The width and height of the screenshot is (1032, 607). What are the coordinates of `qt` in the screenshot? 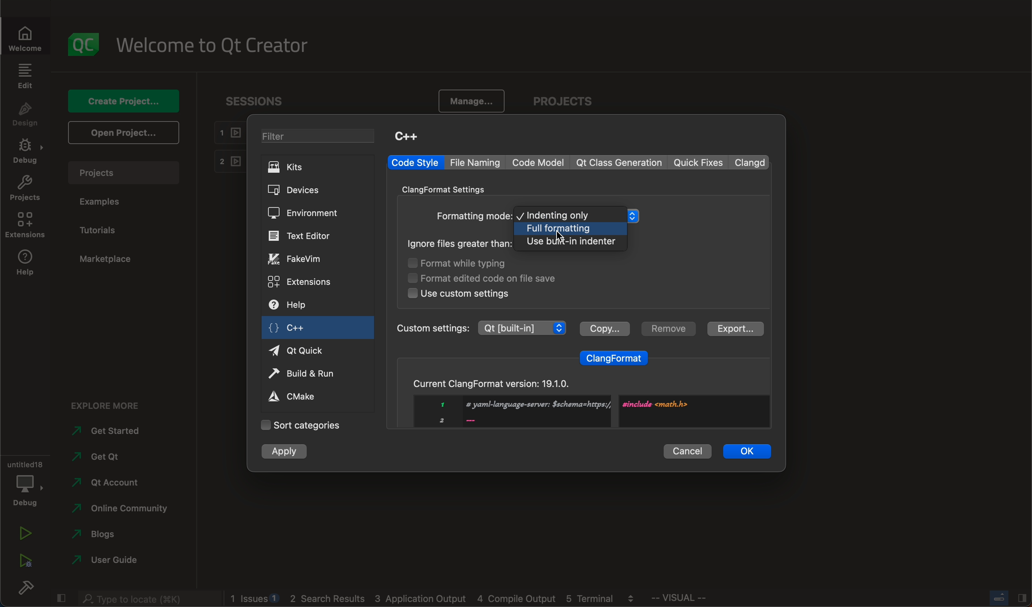 It's located at (306, 350).